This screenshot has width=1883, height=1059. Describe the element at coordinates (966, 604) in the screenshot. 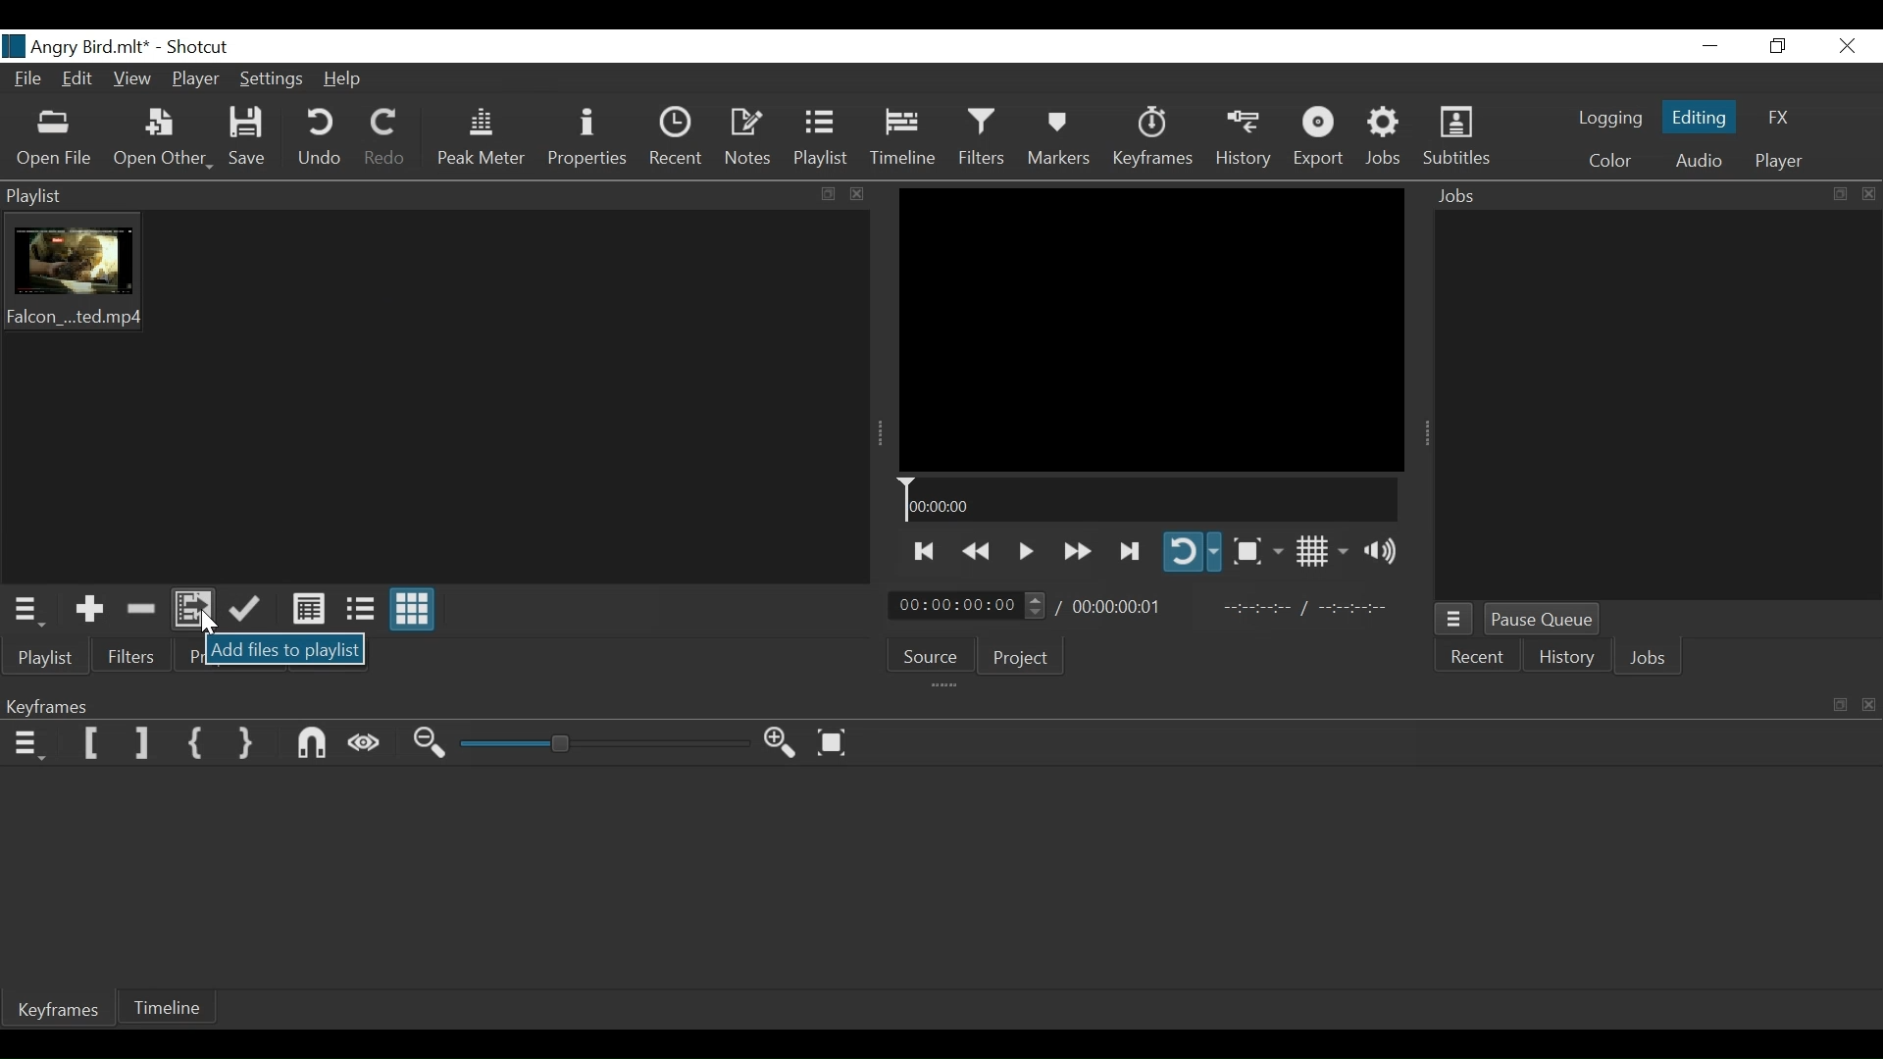

I see `Current Duration` at that location.